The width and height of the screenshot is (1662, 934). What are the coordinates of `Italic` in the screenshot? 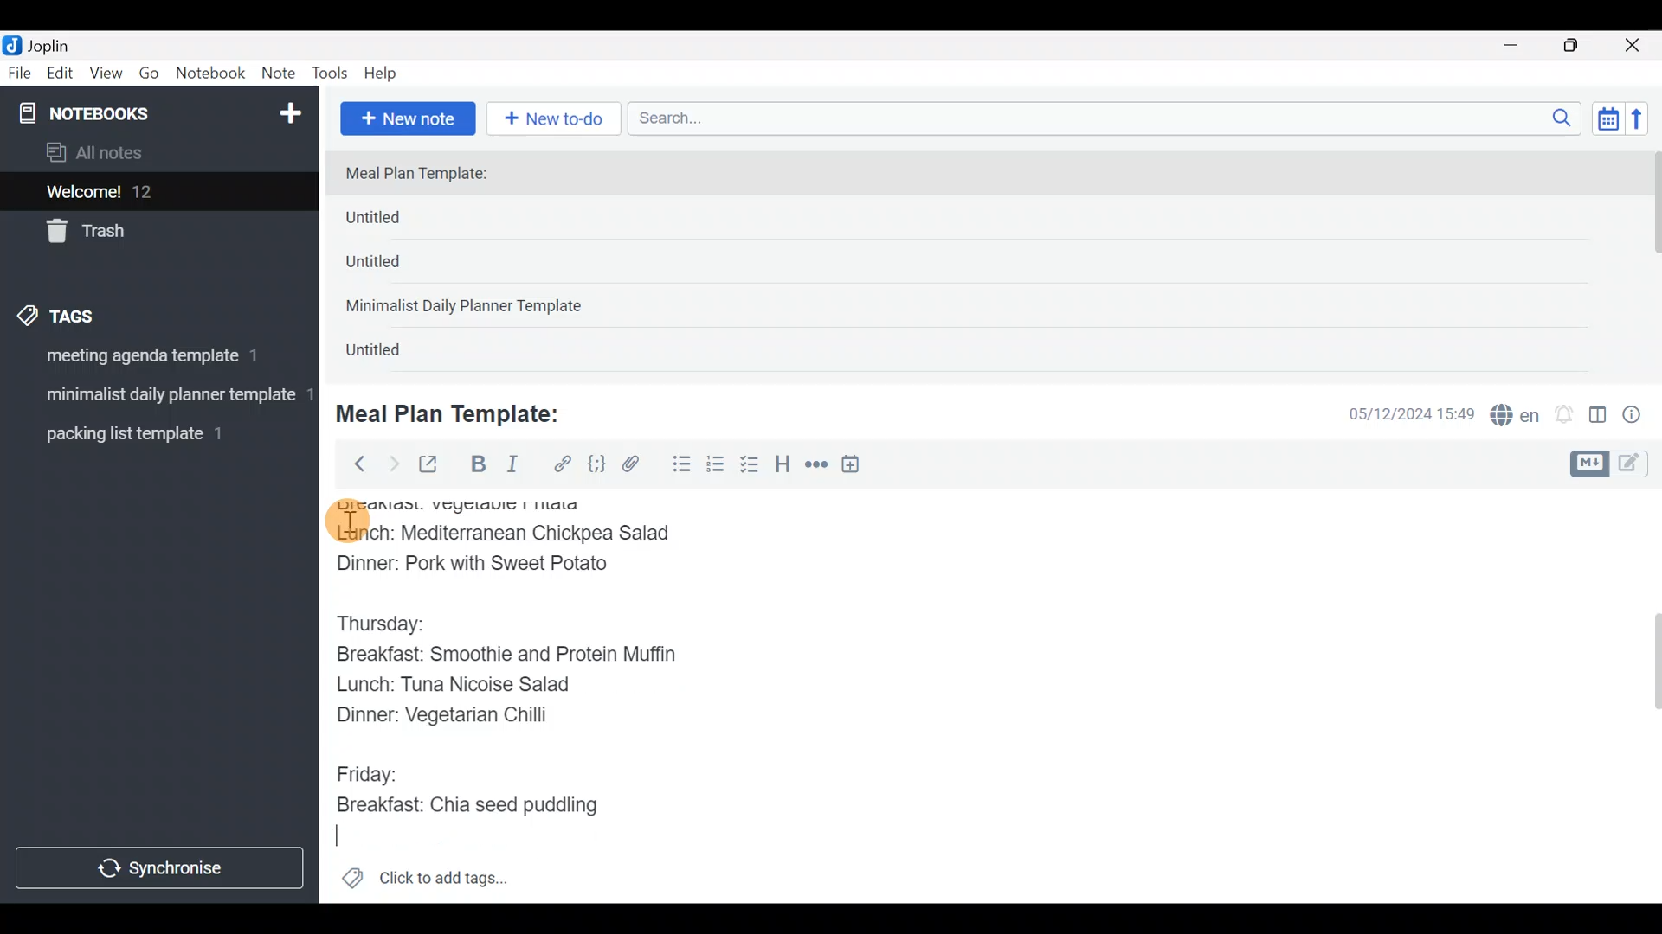 It's located at (511, 468).